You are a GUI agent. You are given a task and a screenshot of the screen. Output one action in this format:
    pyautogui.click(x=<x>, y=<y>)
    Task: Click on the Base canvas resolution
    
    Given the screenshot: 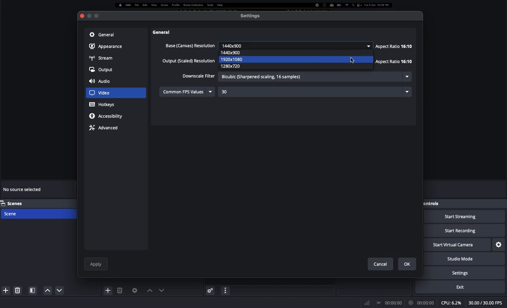 What is the action you would take?
    pyautogui.click(x=188, y=45)
    